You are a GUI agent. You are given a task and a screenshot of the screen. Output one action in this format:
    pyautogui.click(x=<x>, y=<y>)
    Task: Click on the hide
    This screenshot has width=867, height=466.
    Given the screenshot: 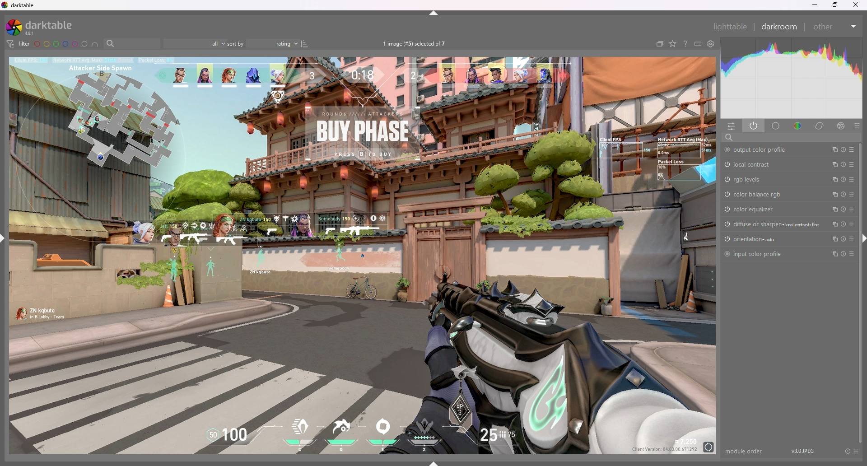 What is the action you would take?
    pyautogui.click(x=434, y=13)
    